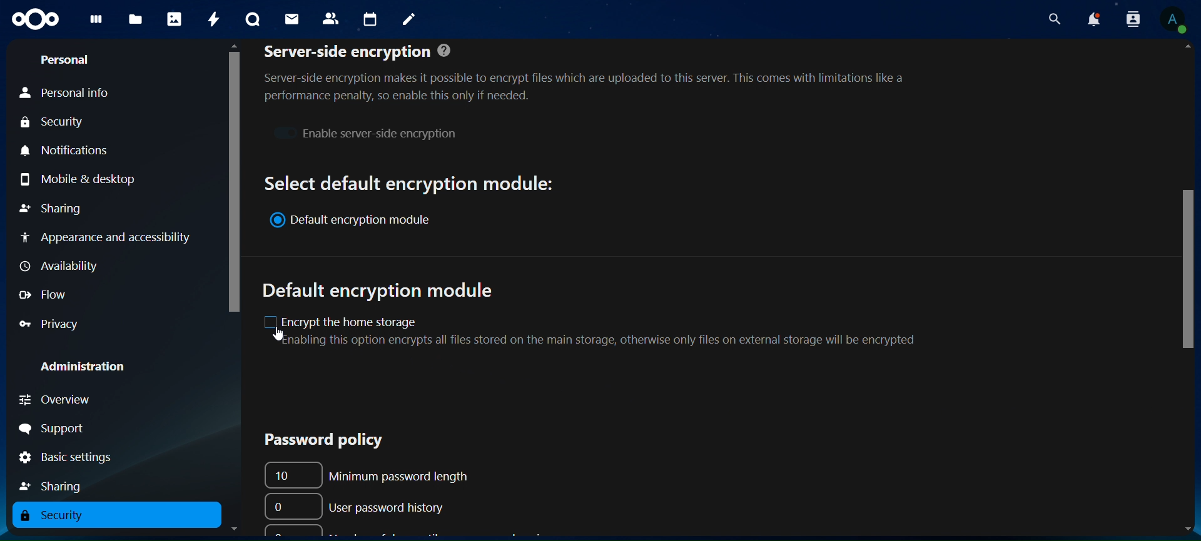  I want to click on mail, so click(291, 17).